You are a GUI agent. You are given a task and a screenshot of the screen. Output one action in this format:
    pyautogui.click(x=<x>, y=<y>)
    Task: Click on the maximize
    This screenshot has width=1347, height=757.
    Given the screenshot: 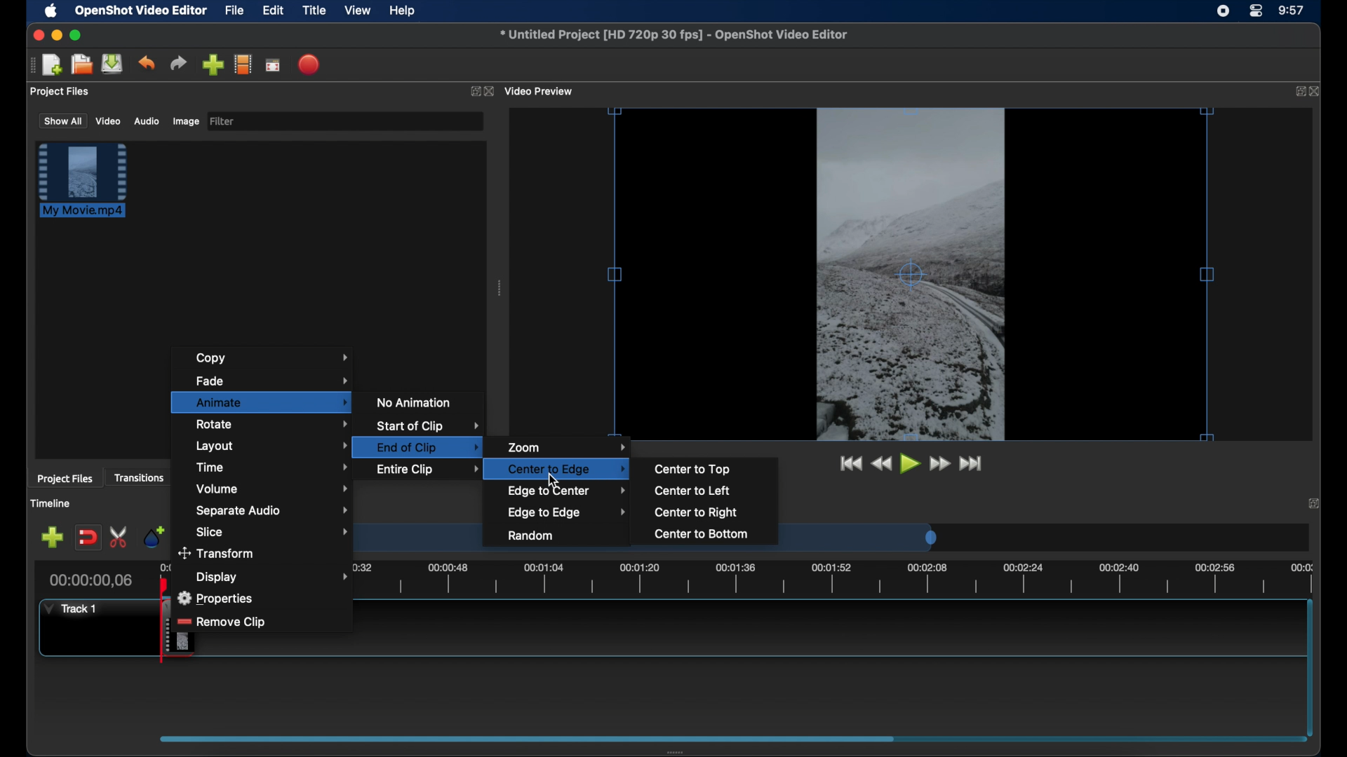 What is the action you would take?
    pyautogui.click(x=76, y=35)
    